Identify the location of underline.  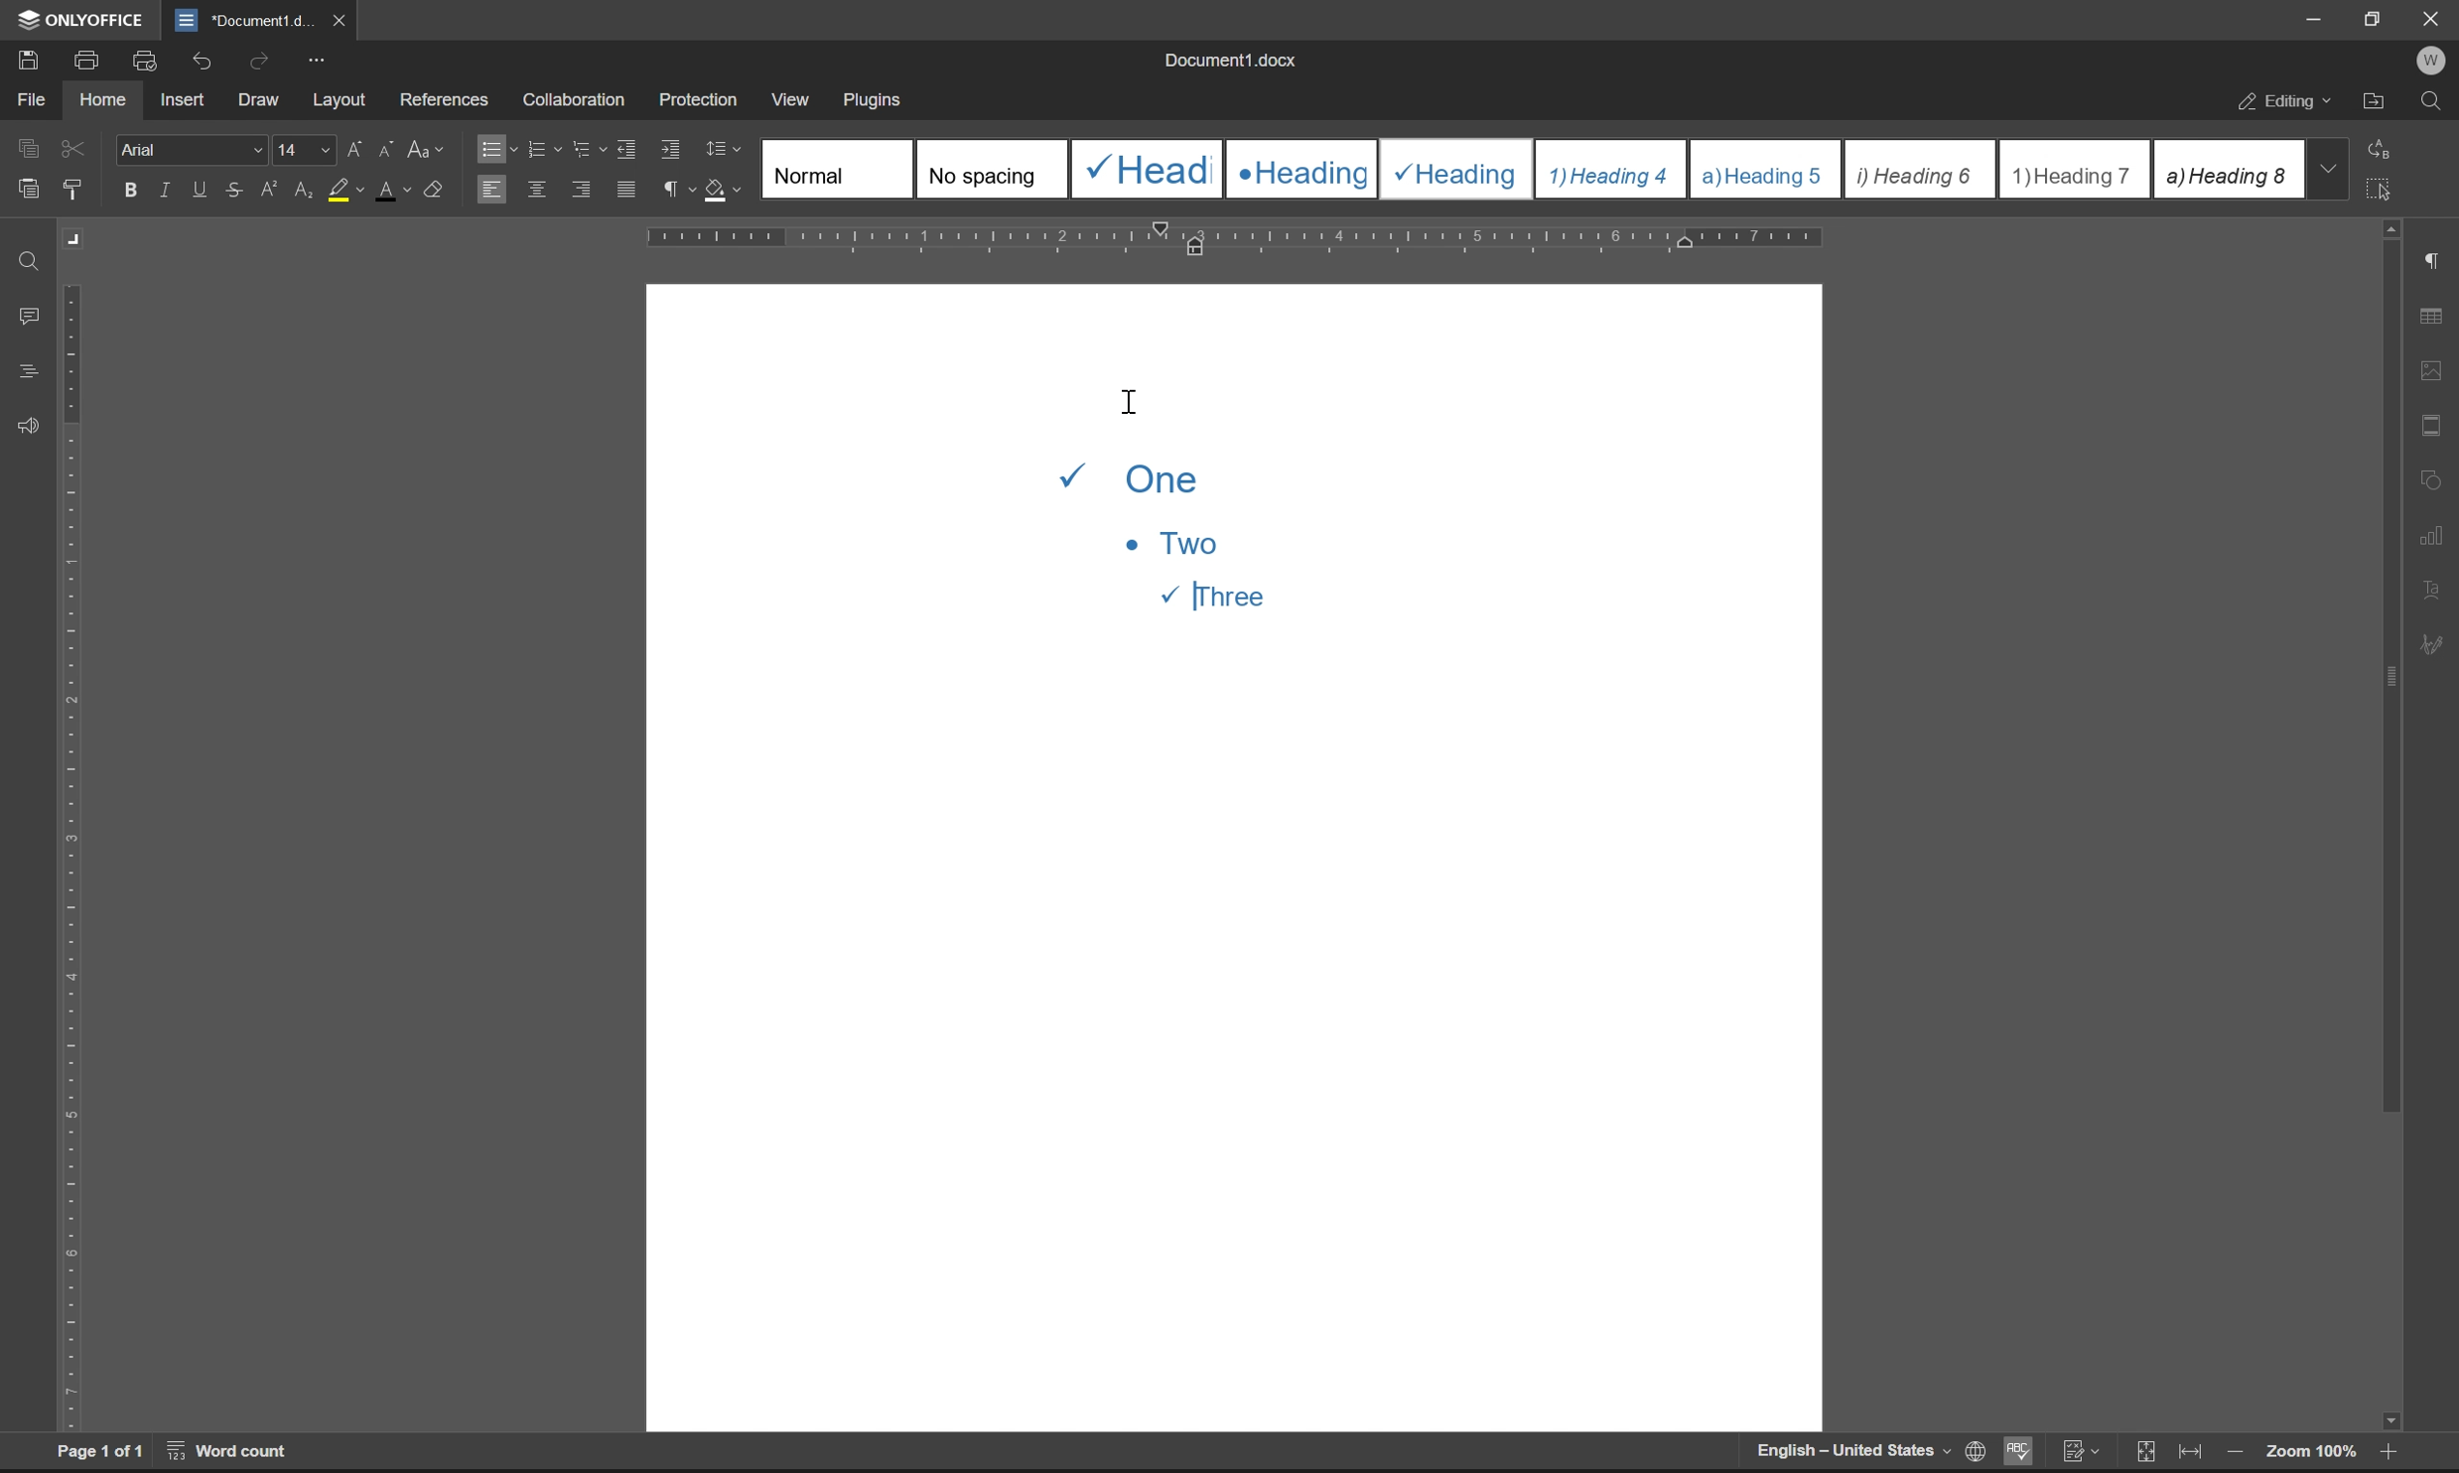
(202, 190).